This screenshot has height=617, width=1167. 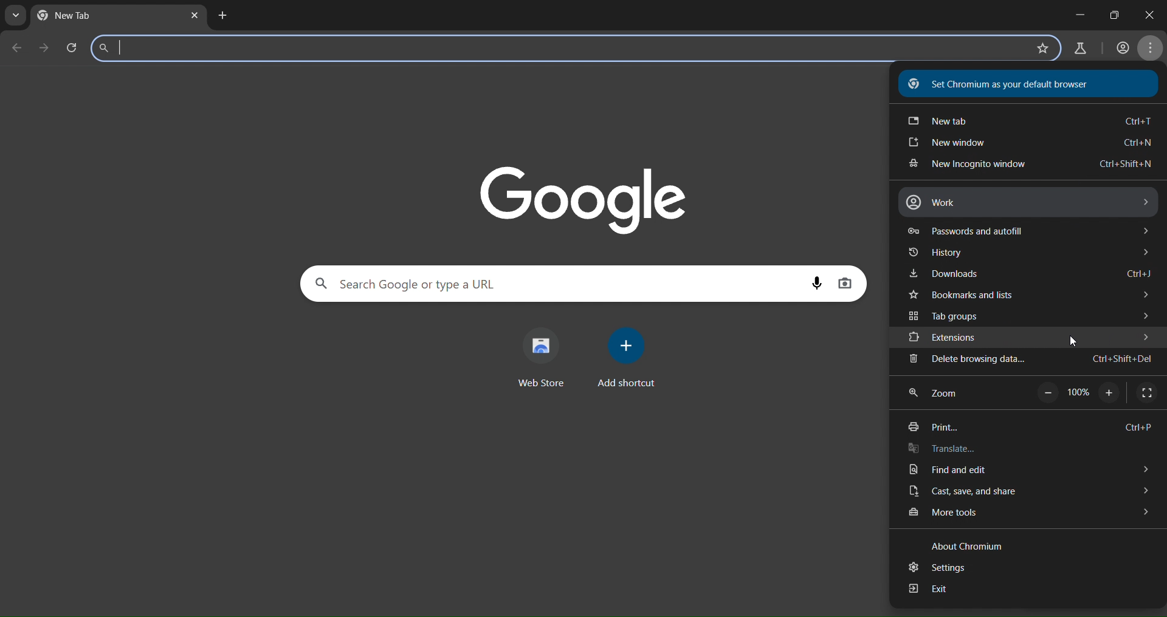 I want to click on bookmark page, so click(x=1045, y=50).